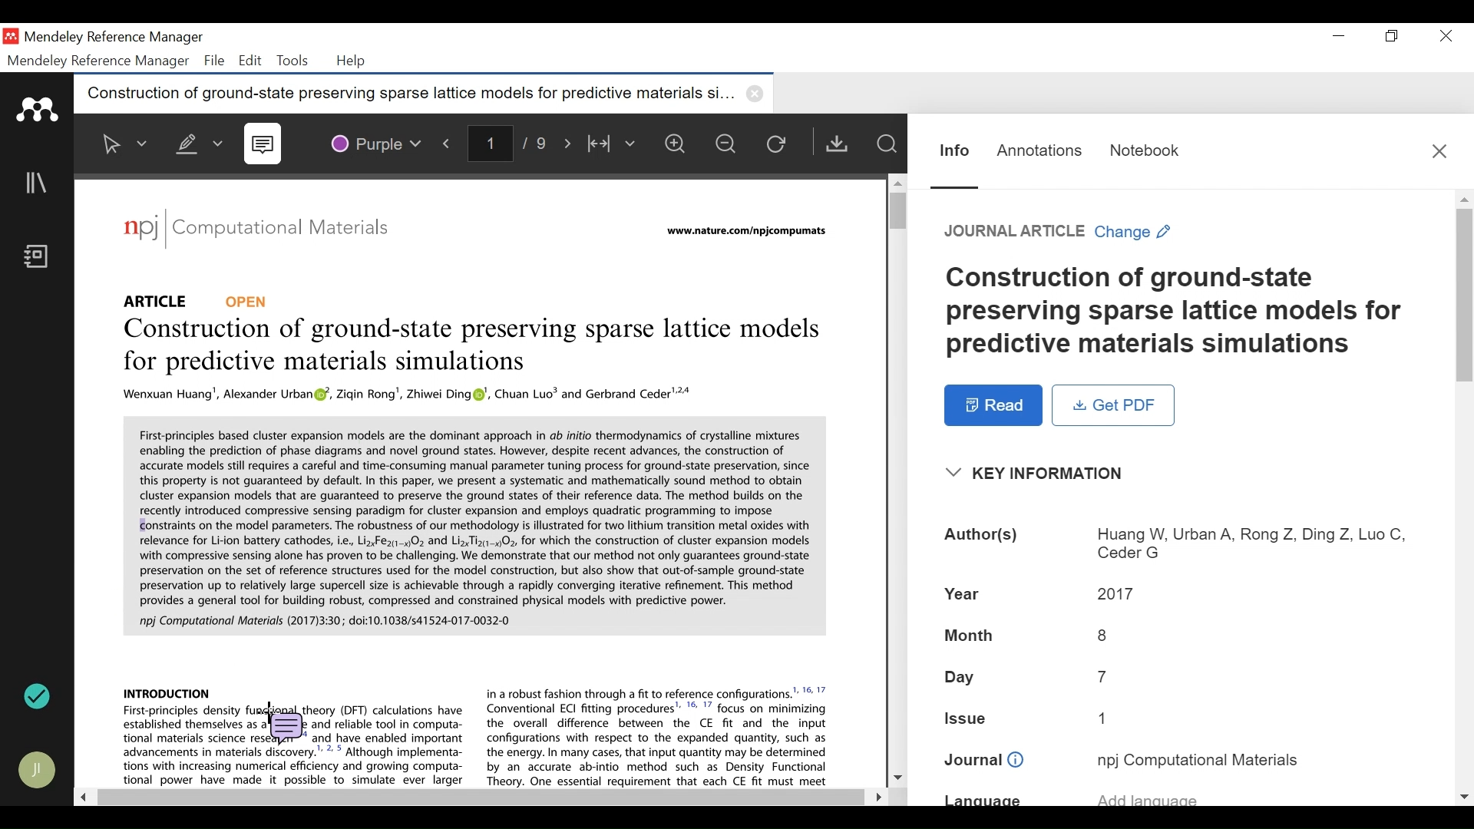 The width and height of the screenshot is (1474, 829). Describe the element at coordinates (1182, 760) in the screenshot. I see `Journal` at that location.